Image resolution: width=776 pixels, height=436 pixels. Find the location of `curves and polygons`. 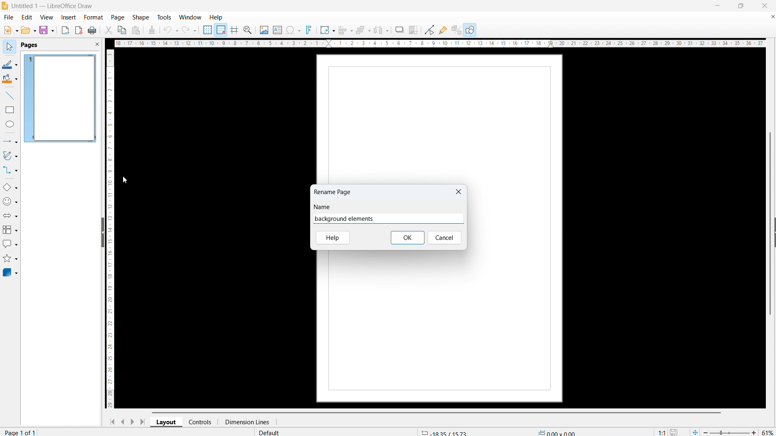

curves and polygons is located at coordinates (10, 156).